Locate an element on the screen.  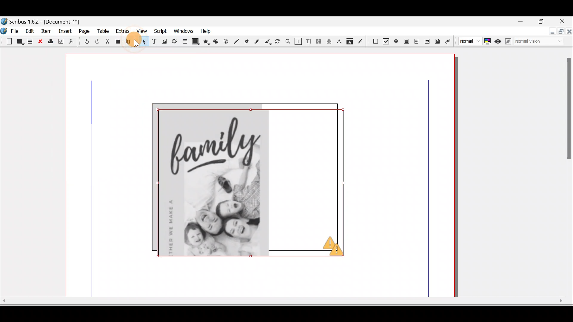
Image frame is located at coordinates (164, 42).